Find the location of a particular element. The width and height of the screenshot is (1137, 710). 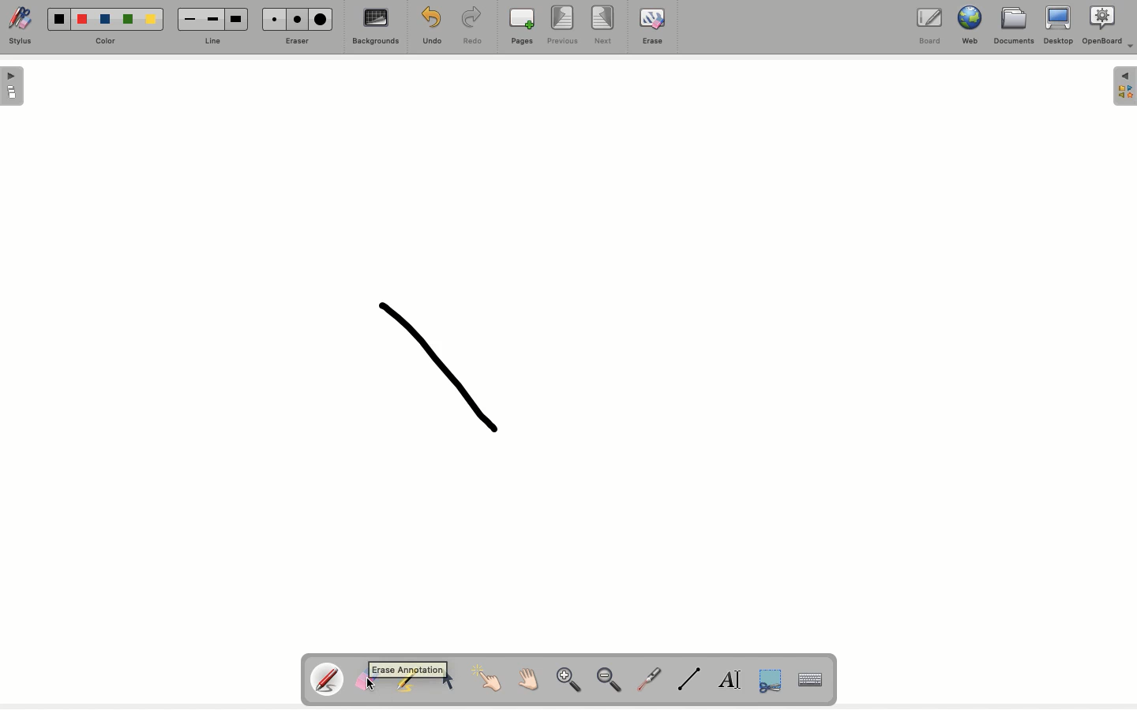

OpenBoard is located at coordinates (1109, 27).